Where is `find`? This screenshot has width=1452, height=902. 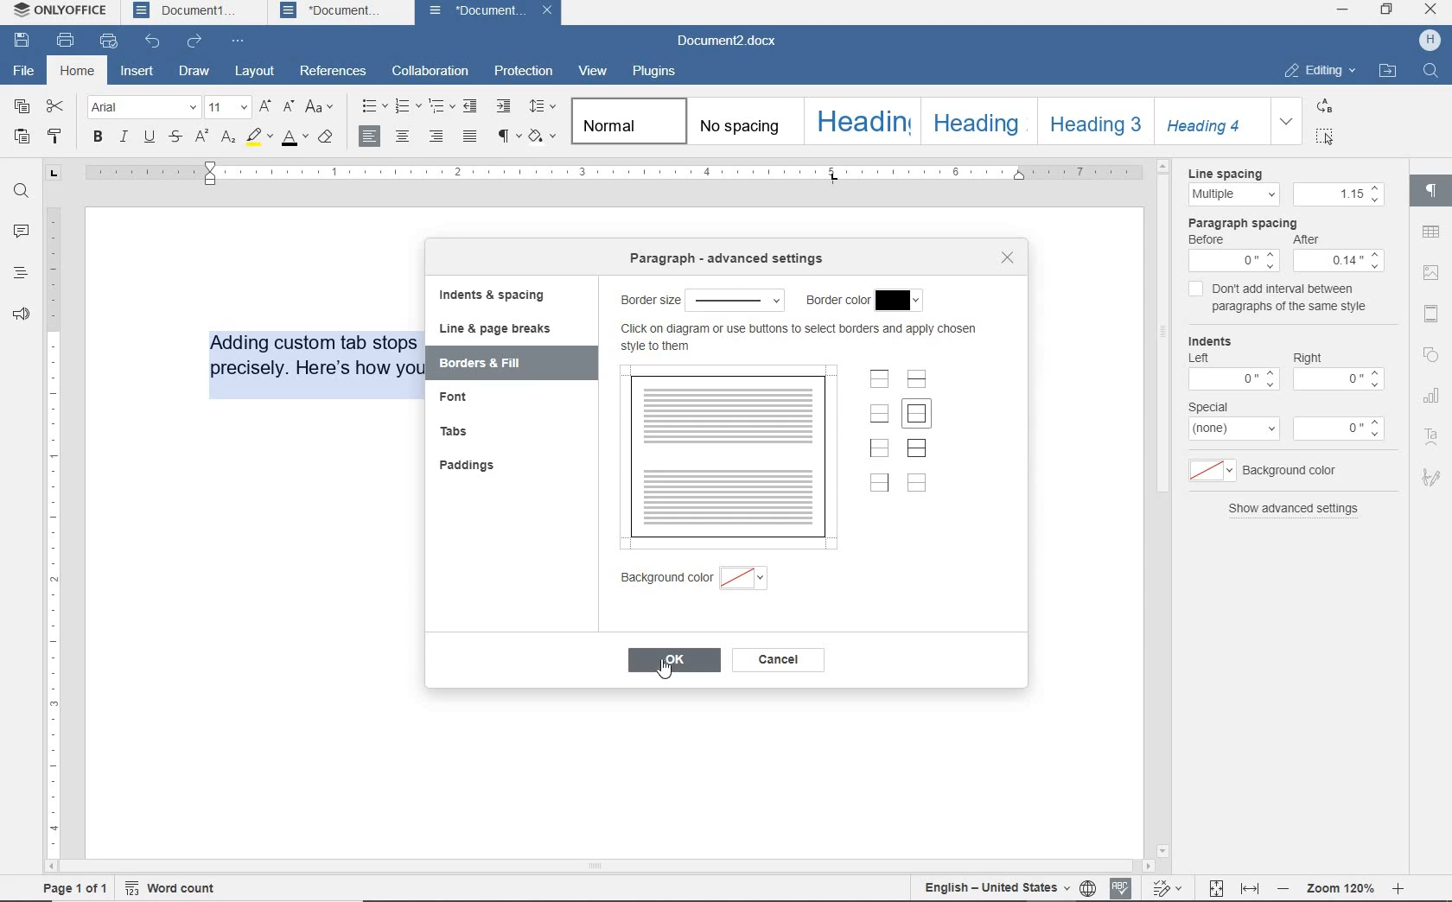 find is located at coordinates (22, 192).